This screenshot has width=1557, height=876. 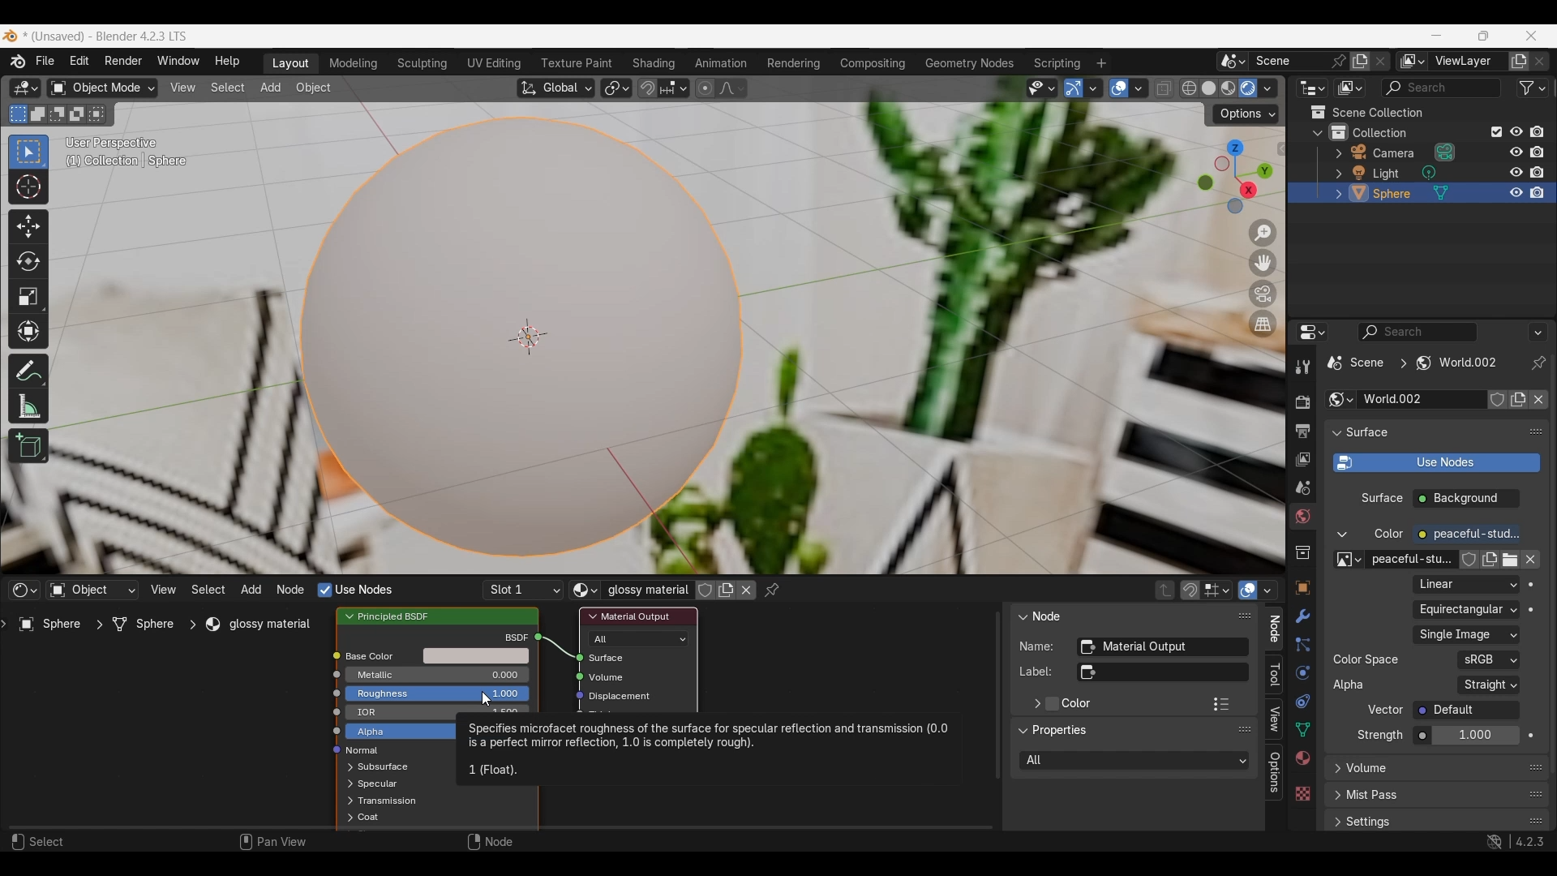 What do you see at coordinates (1467, 499) in the screenshot?
I see `Background checbox` at bounding box center [1467, 499].